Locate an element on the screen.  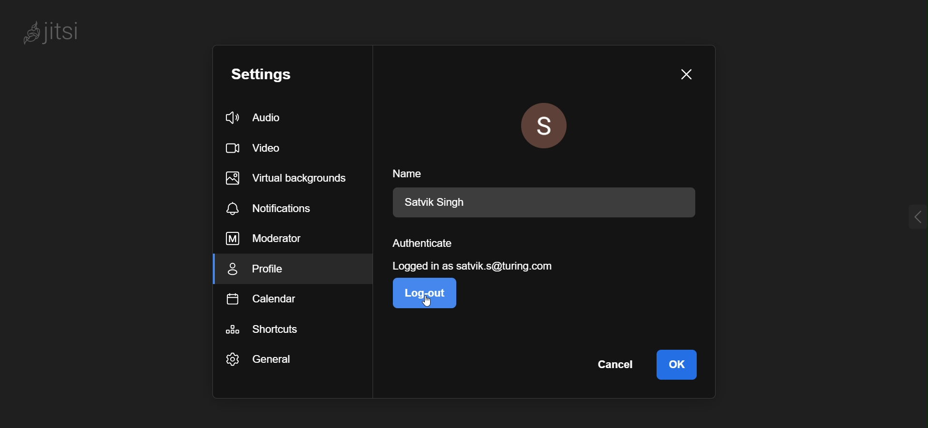
notiication is located at coordinates (276, 210).